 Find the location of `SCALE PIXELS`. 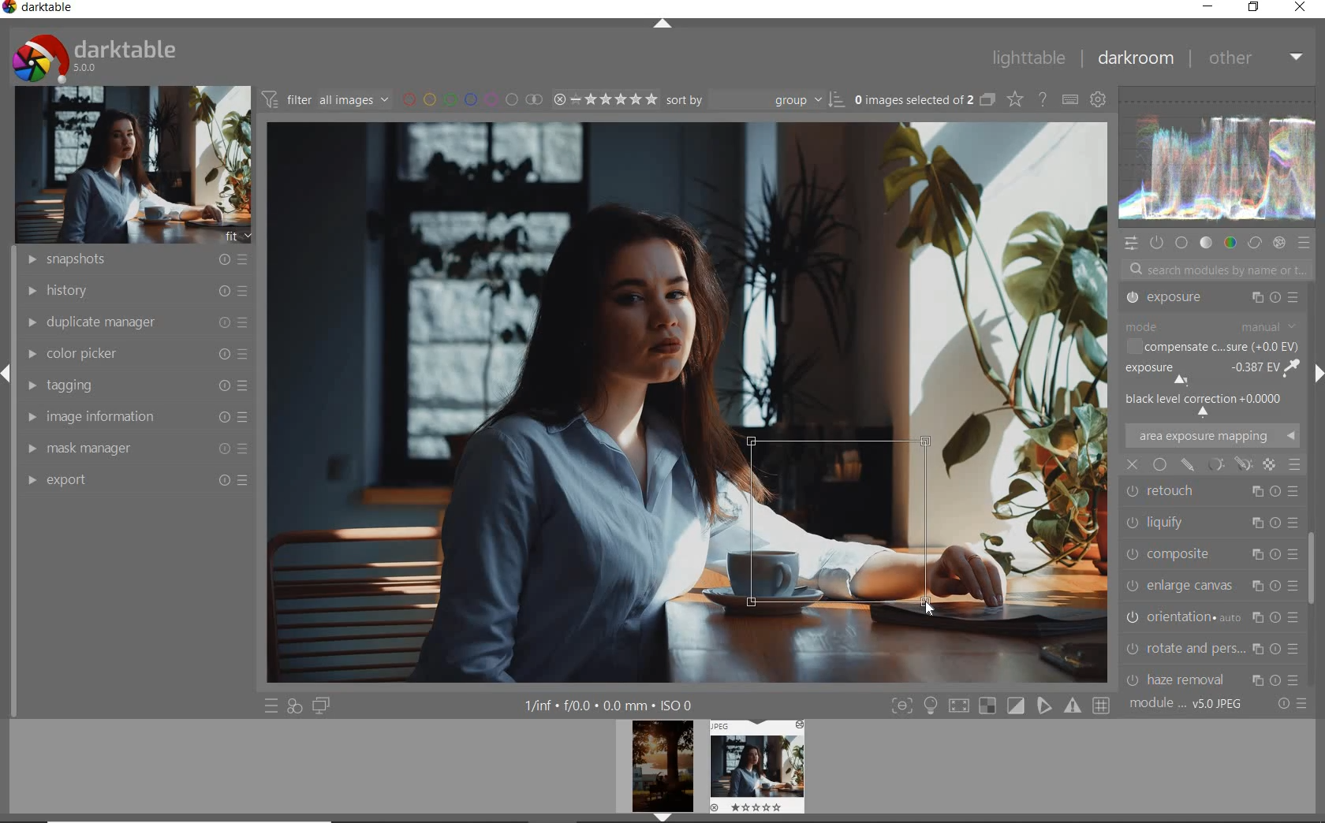

SCALE PIXELS is located at coordinates (1219, 675).